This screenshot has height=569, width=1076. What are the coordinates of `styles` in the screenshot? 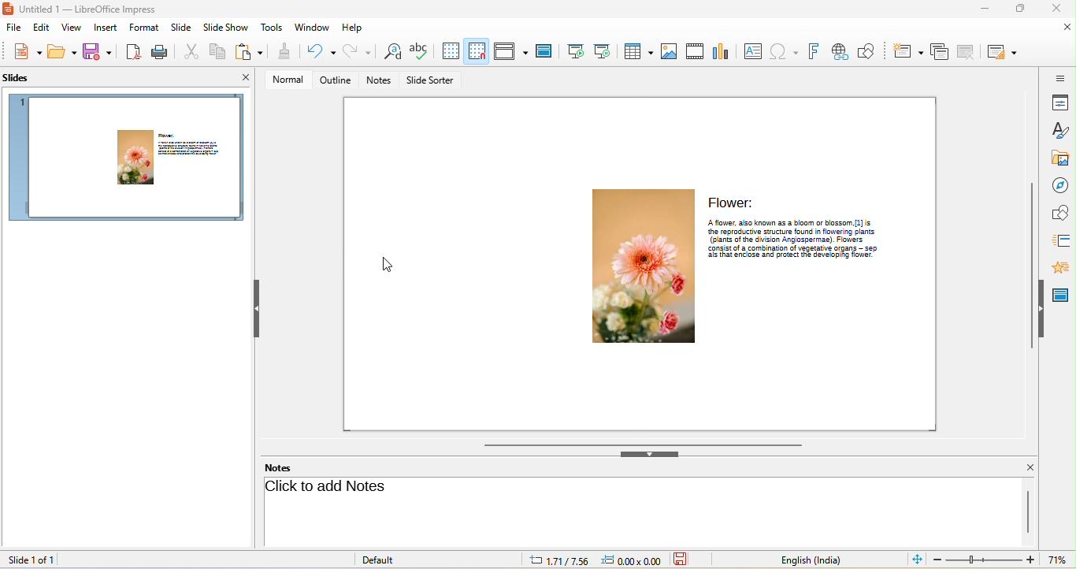 It's located at (1061, 130).